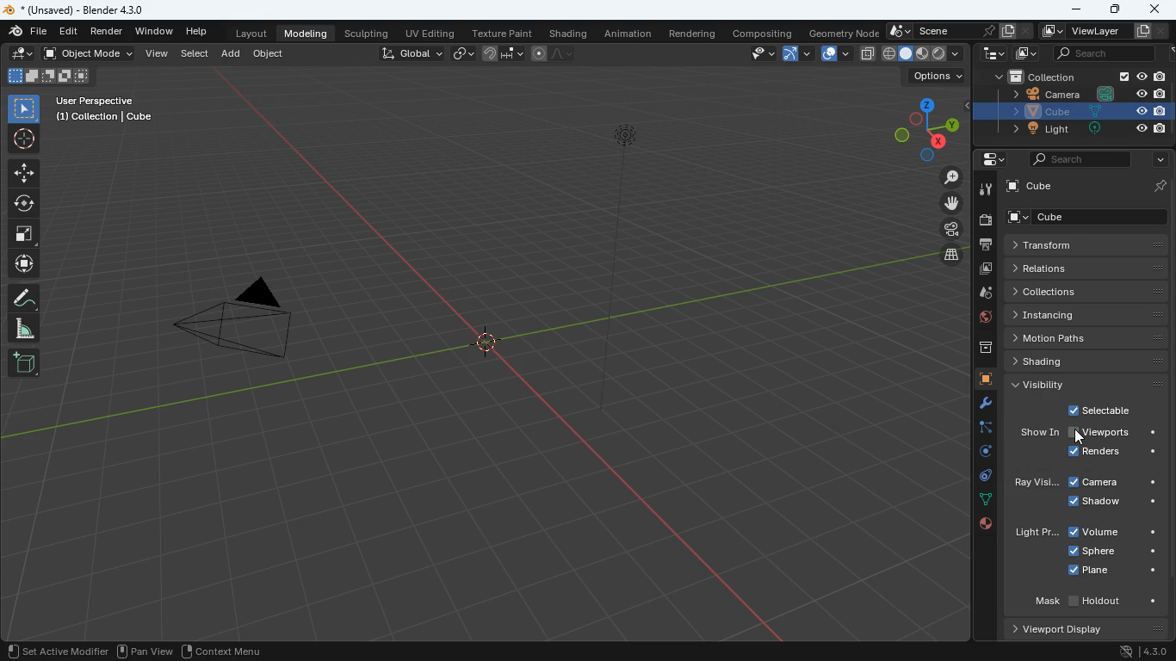  What do you see at coordinates (949, 256) in the screenshot?
I see `layers` at bounding box center [949, 256].